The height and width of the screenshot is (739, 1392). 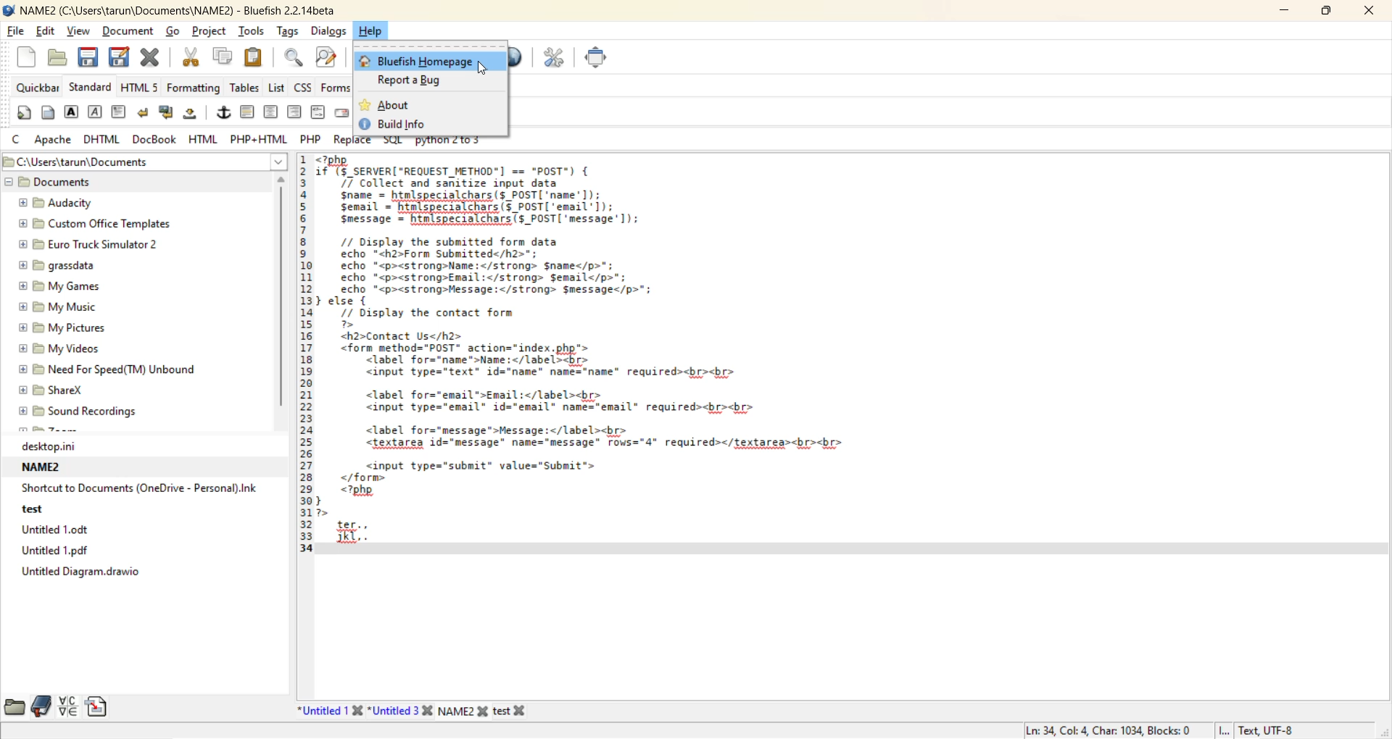 What do you see at coordinates (38, 512) in the screenshot?
I see `test` at bounding box center [38, 512].